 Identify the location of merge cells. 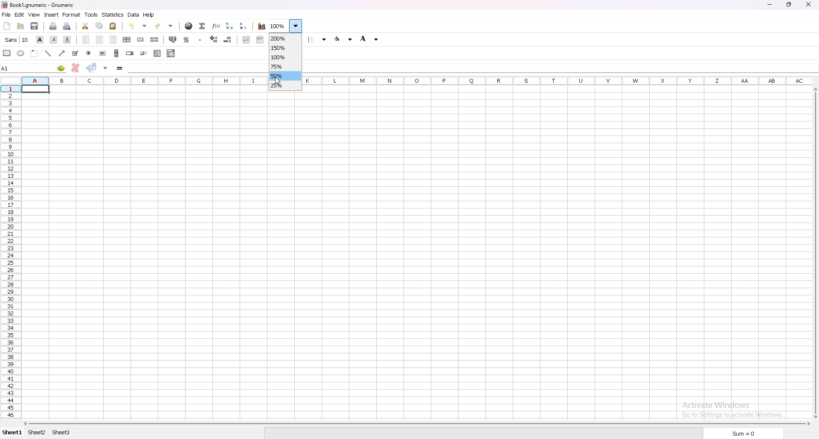
(140, 40).